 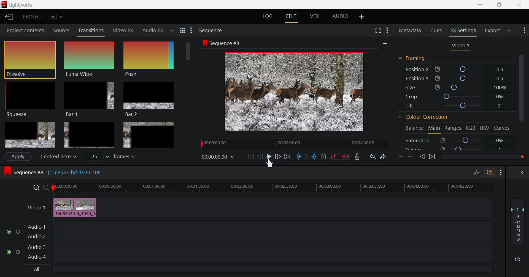 What do you see at coordinates (502, 172) in the screenshot?
I see `Show Settings` at bounding box center [502, 172].